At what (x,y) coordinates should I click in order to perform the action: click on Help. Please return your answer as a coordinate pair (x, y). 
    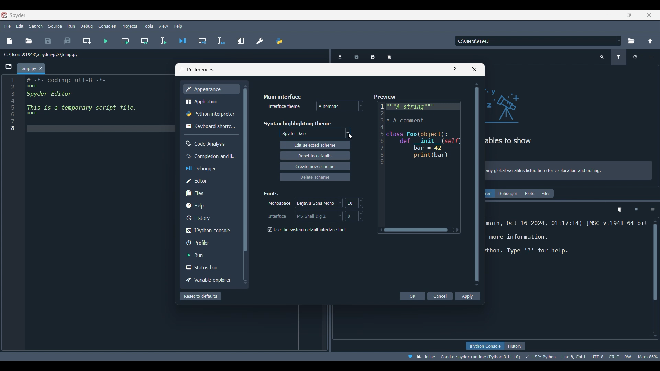
    Looking at the image, I should click on (455, 69).